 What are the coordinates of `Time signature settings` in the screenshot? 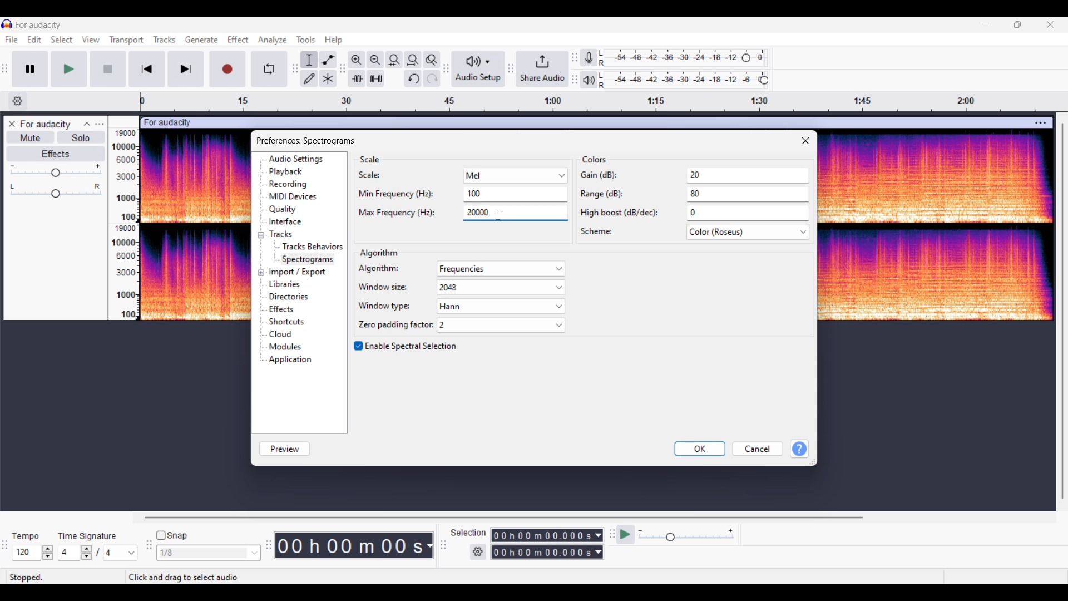 It's located at (98, 553).